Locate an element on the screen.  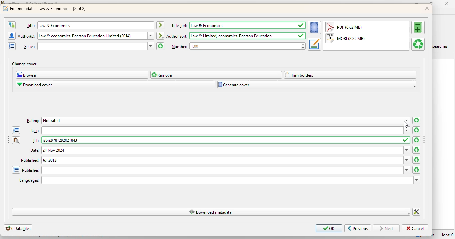
previous is located at coordinates (358, 229).